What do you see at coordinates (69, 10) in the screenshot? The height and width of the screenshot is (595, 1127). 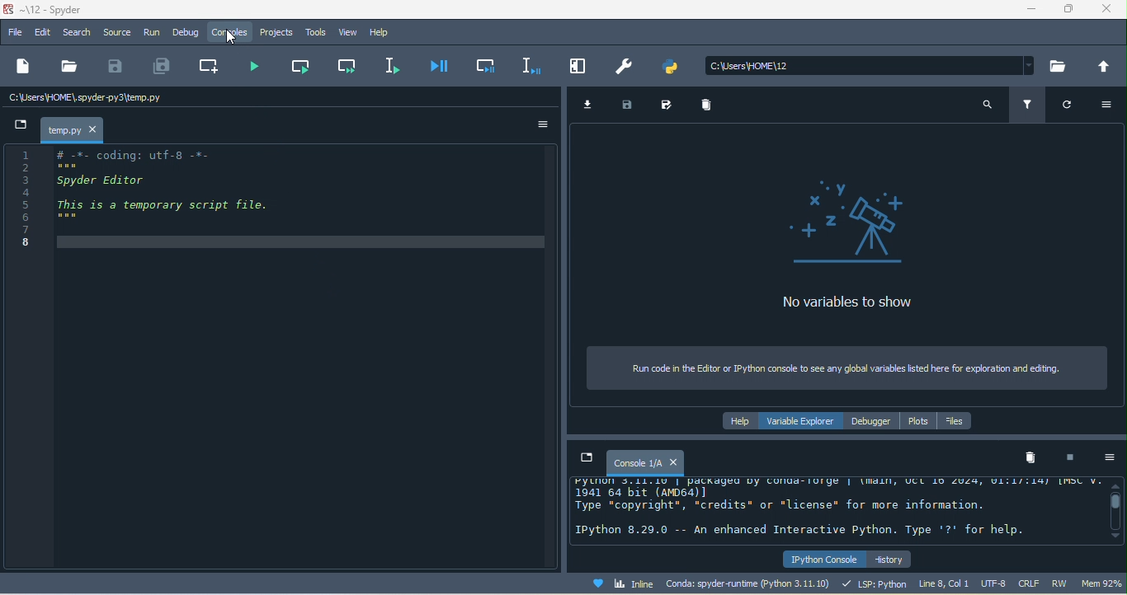 I see `title` at bounding box center [69, 10].